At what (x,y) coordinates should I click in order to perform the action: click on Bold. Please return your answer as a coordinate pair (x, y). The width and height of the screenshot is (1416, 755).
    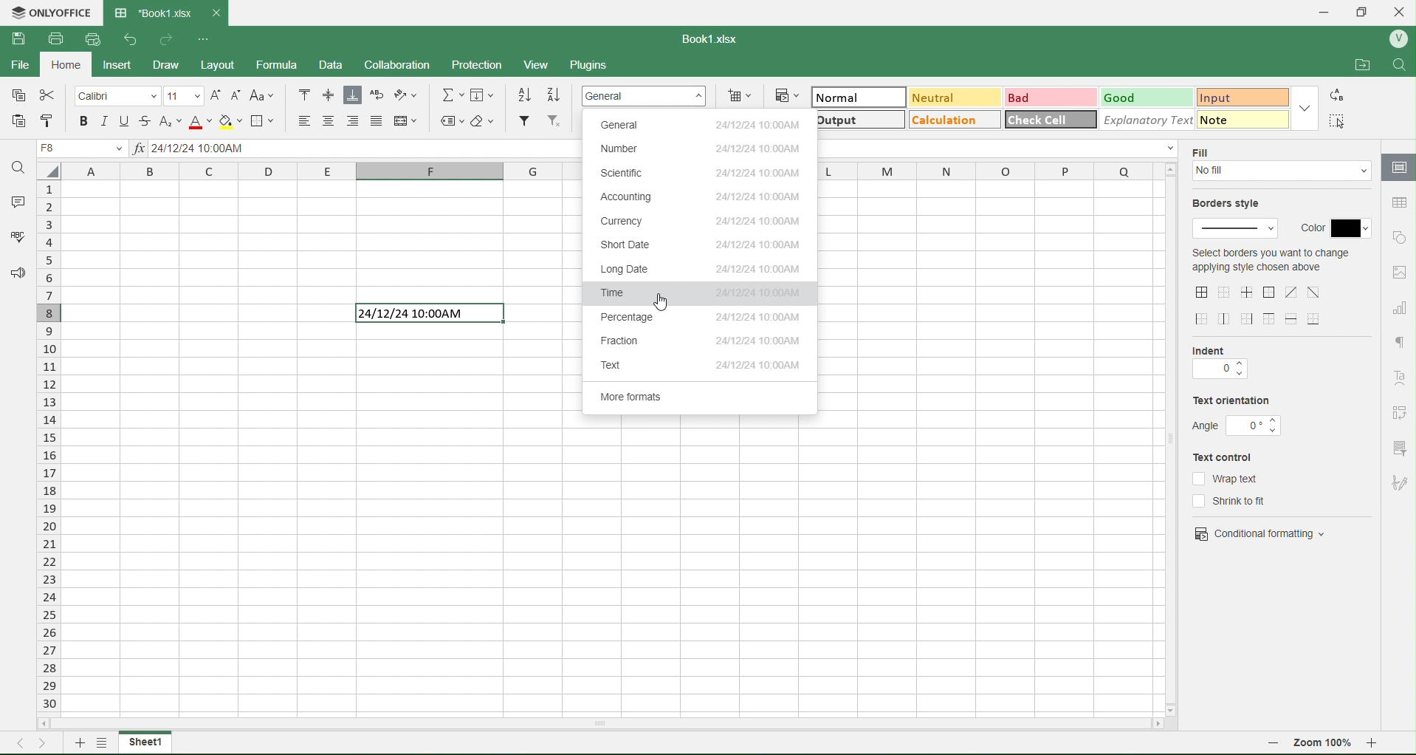
    Looking at the image, I should click on (84, 121).